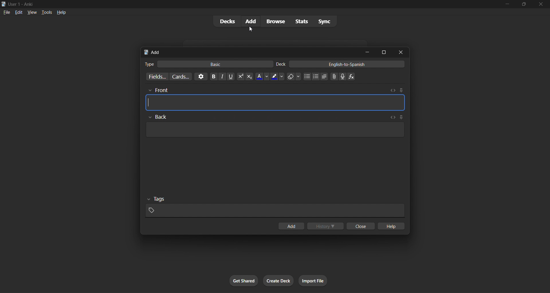  What do you see at coordinates (292, 226) in the screenshot?
I see `add` at bounding box center [292, 226].